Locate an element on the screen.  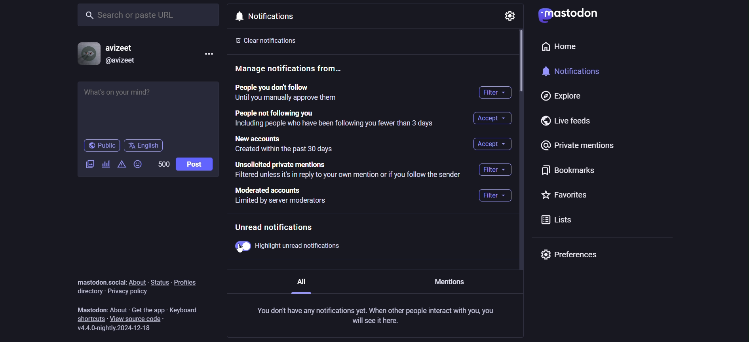
live feeds is located at coordinates (570, 123).